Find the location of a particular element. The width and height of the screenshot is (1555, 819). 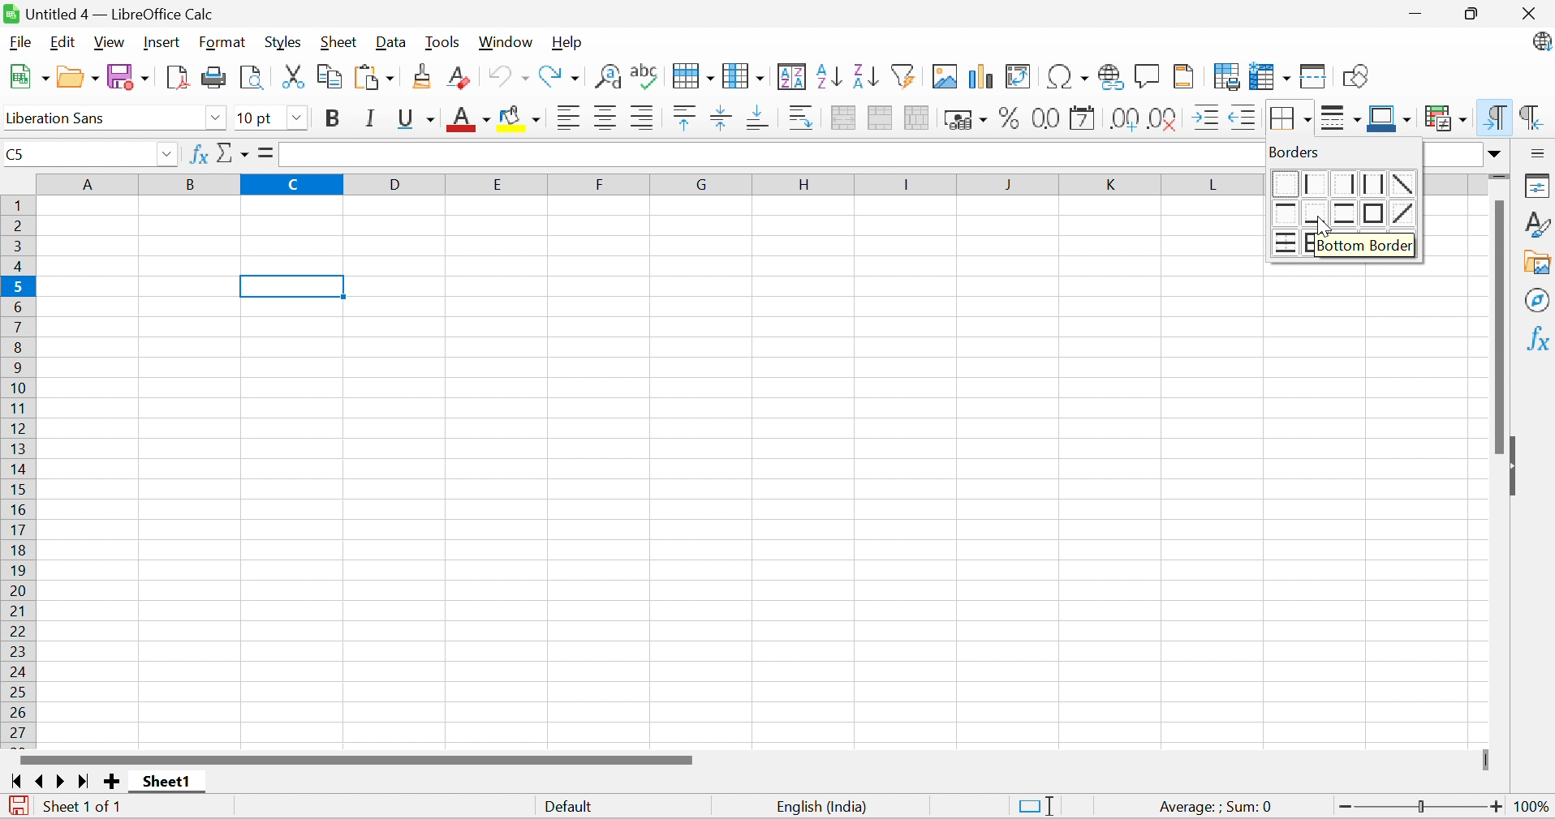

Left and right border is located at coordinates (1374, 182).